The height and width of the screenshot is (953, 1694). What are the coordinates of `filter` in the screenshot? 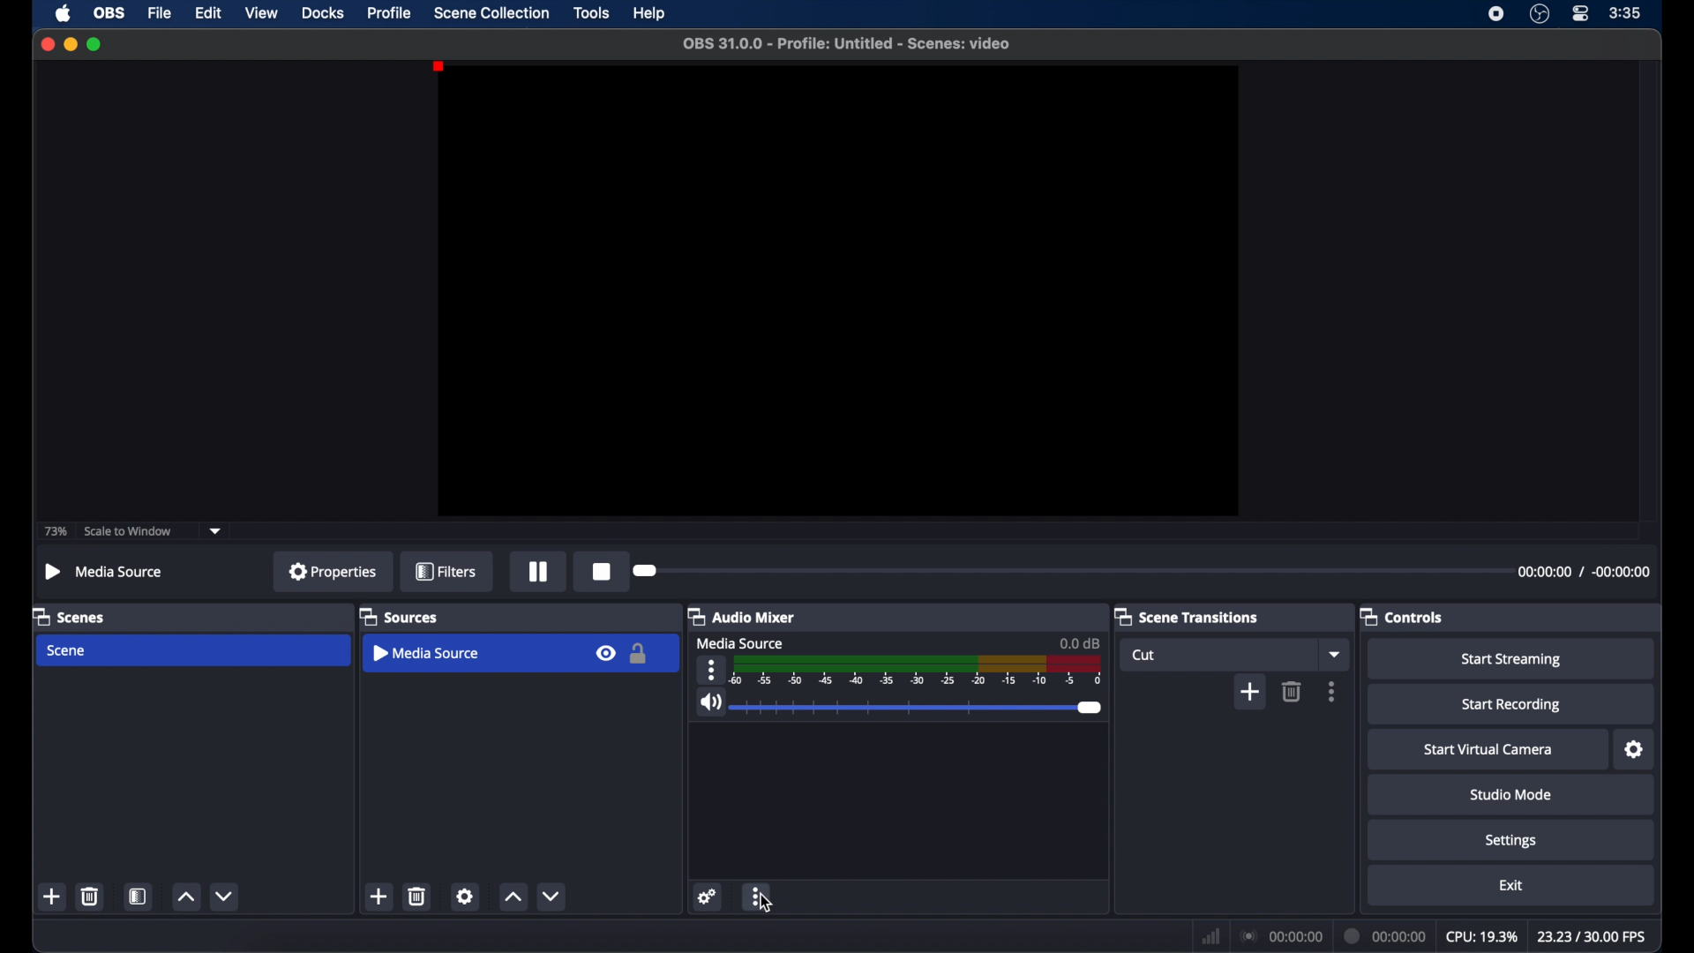 It's located at (446, 570).